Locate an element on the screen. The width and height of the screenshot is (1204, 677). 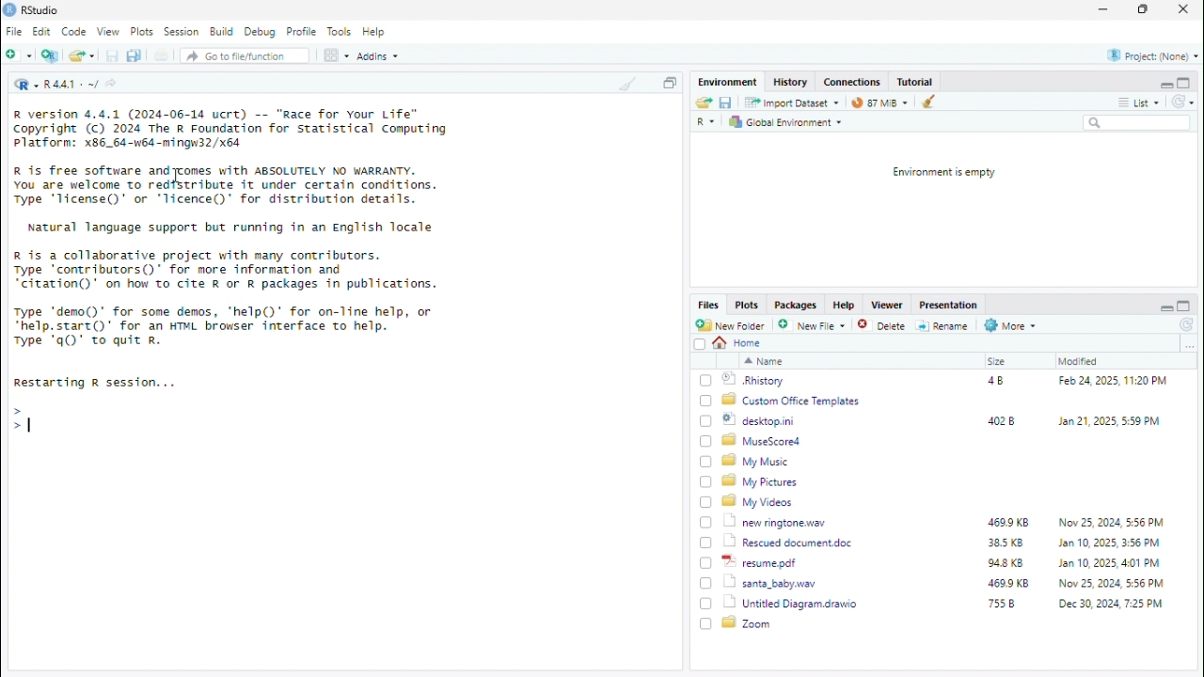
Checkbox is located at coordinates (706, 502).